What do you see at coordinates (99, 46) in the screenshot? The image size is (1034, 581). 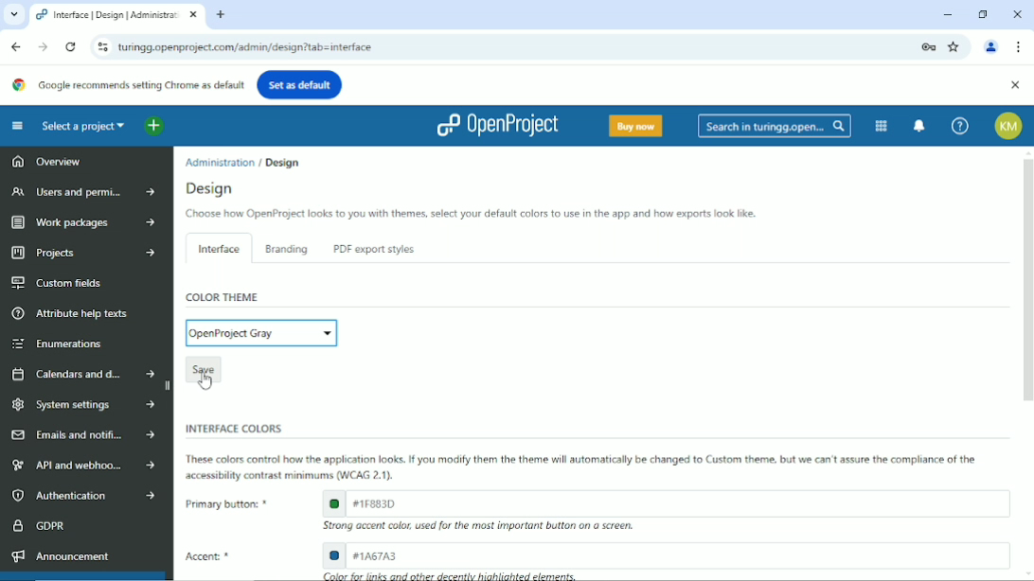 I see `View site information` at bounding box center [99, 46].